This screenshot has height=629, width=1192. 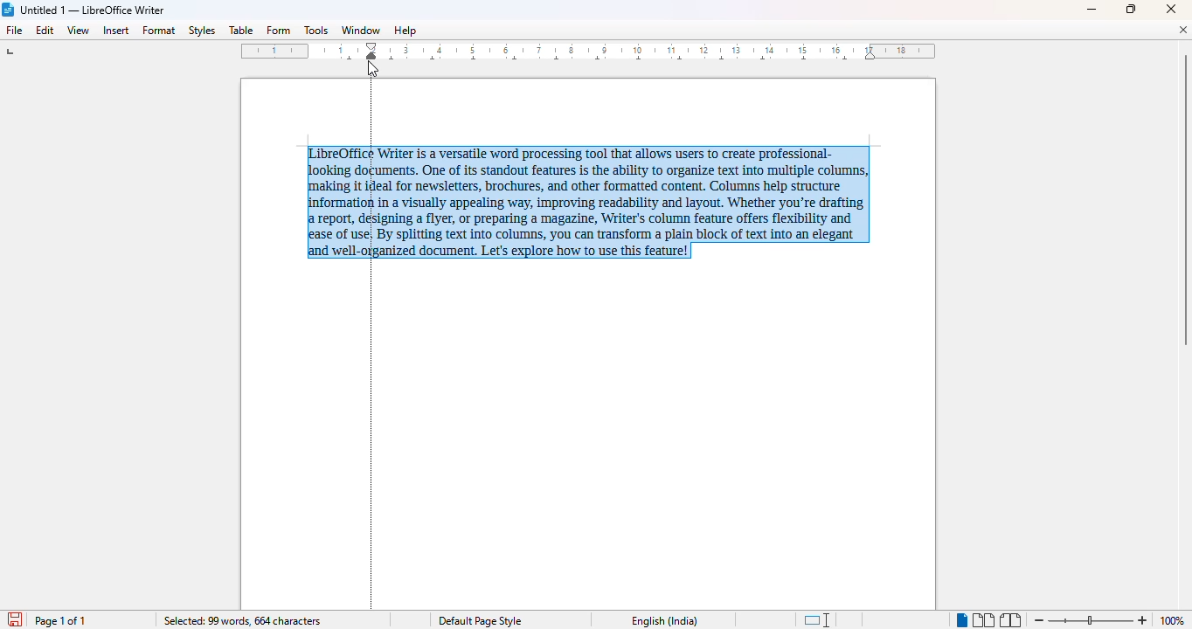 What do you see at coordinates (240, 30) in the screenshot?
I see `table` at bounding box center [240, 30].